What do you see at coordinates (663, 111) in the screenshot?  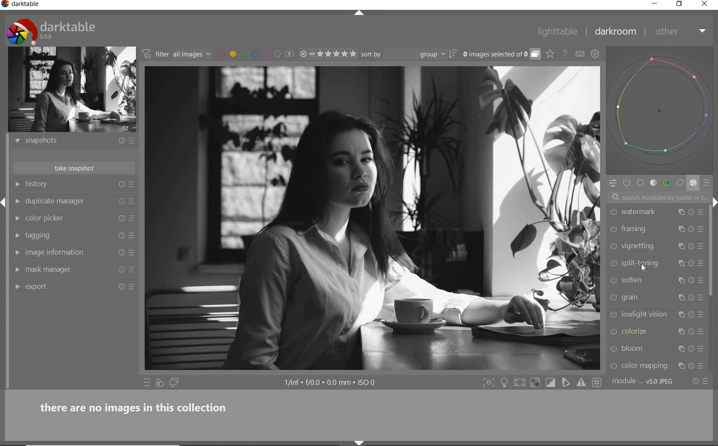 I see `waveform` at bounding box center [663, 111].